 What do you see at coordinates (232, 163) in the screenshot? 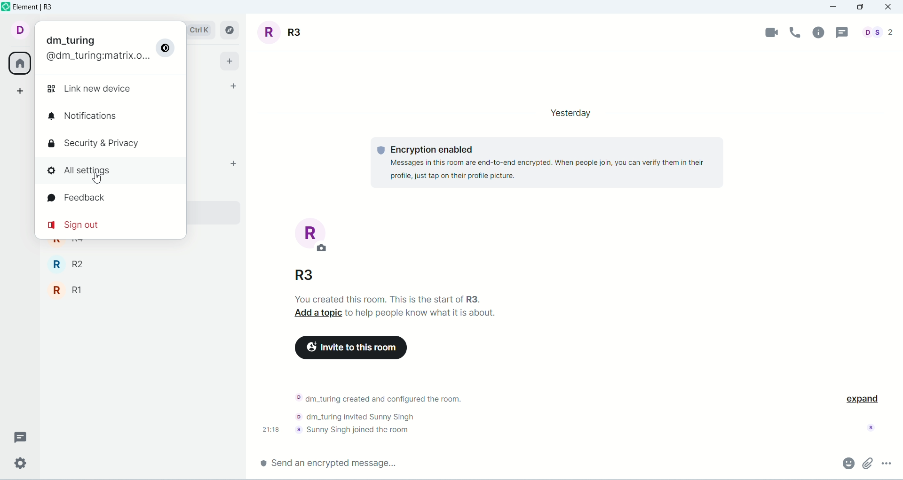
I see `add` at bounding box center [232, 163].